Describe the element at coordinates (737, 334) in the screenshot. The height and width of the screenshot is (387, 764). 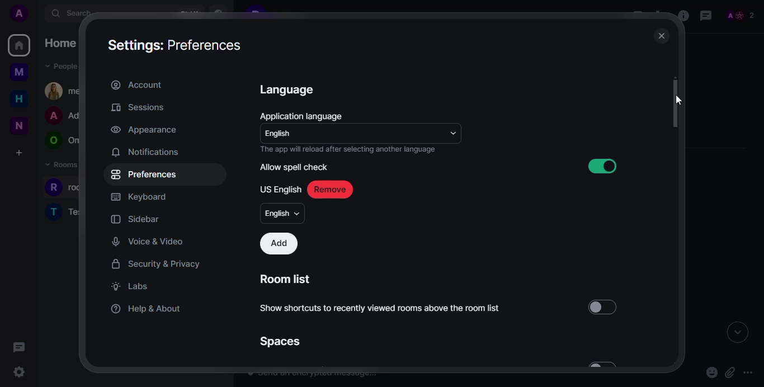
I see `expand` at that location.